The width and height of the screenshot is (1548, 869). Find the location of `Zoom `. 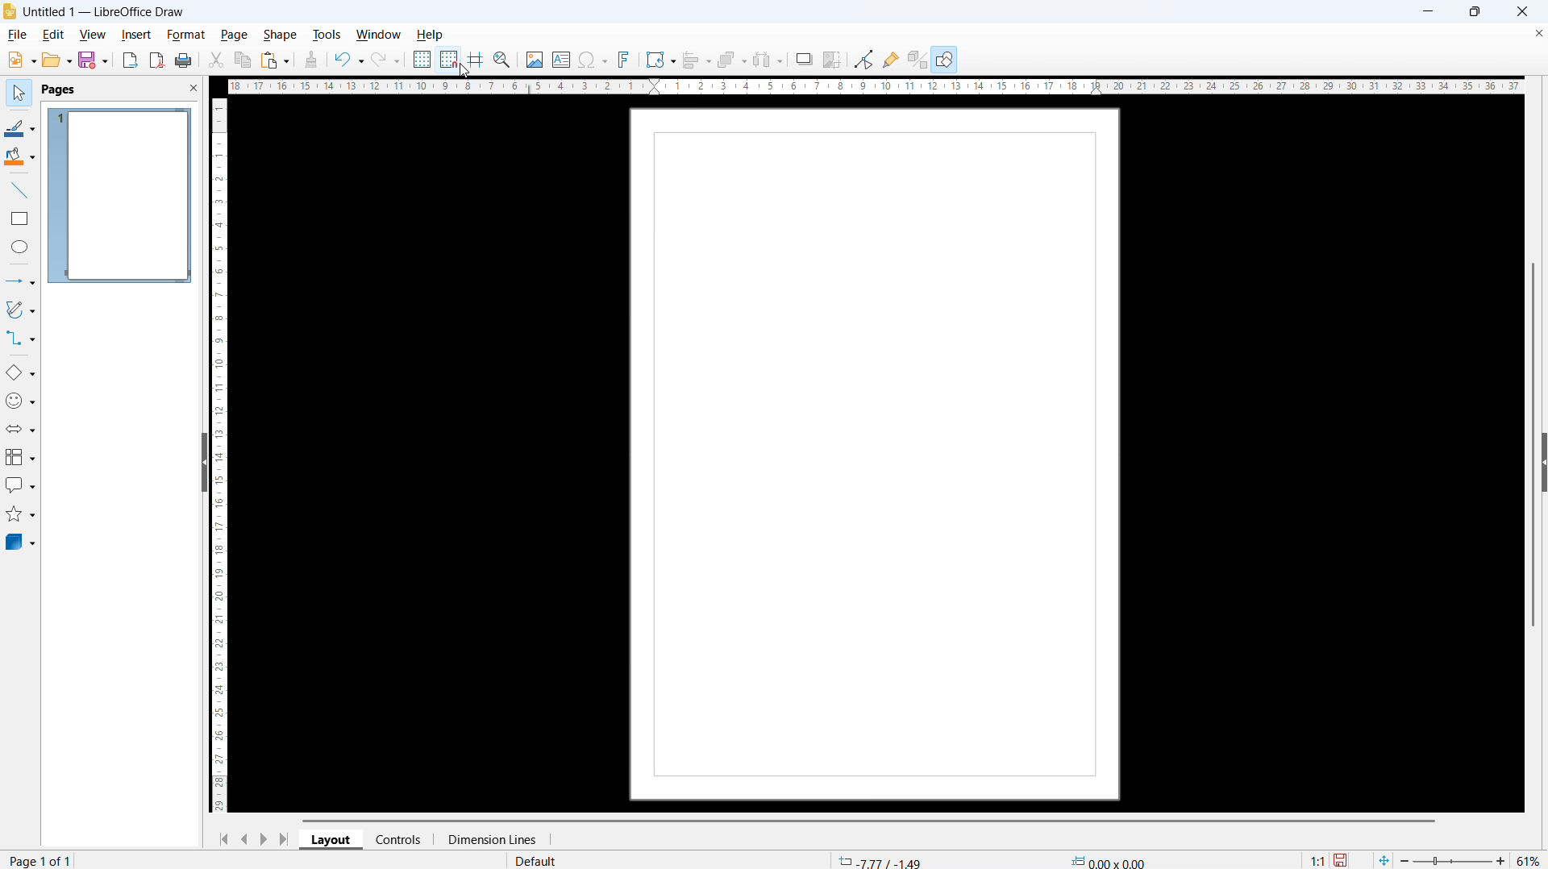

Zoom  is located at coordinates (504, 60).